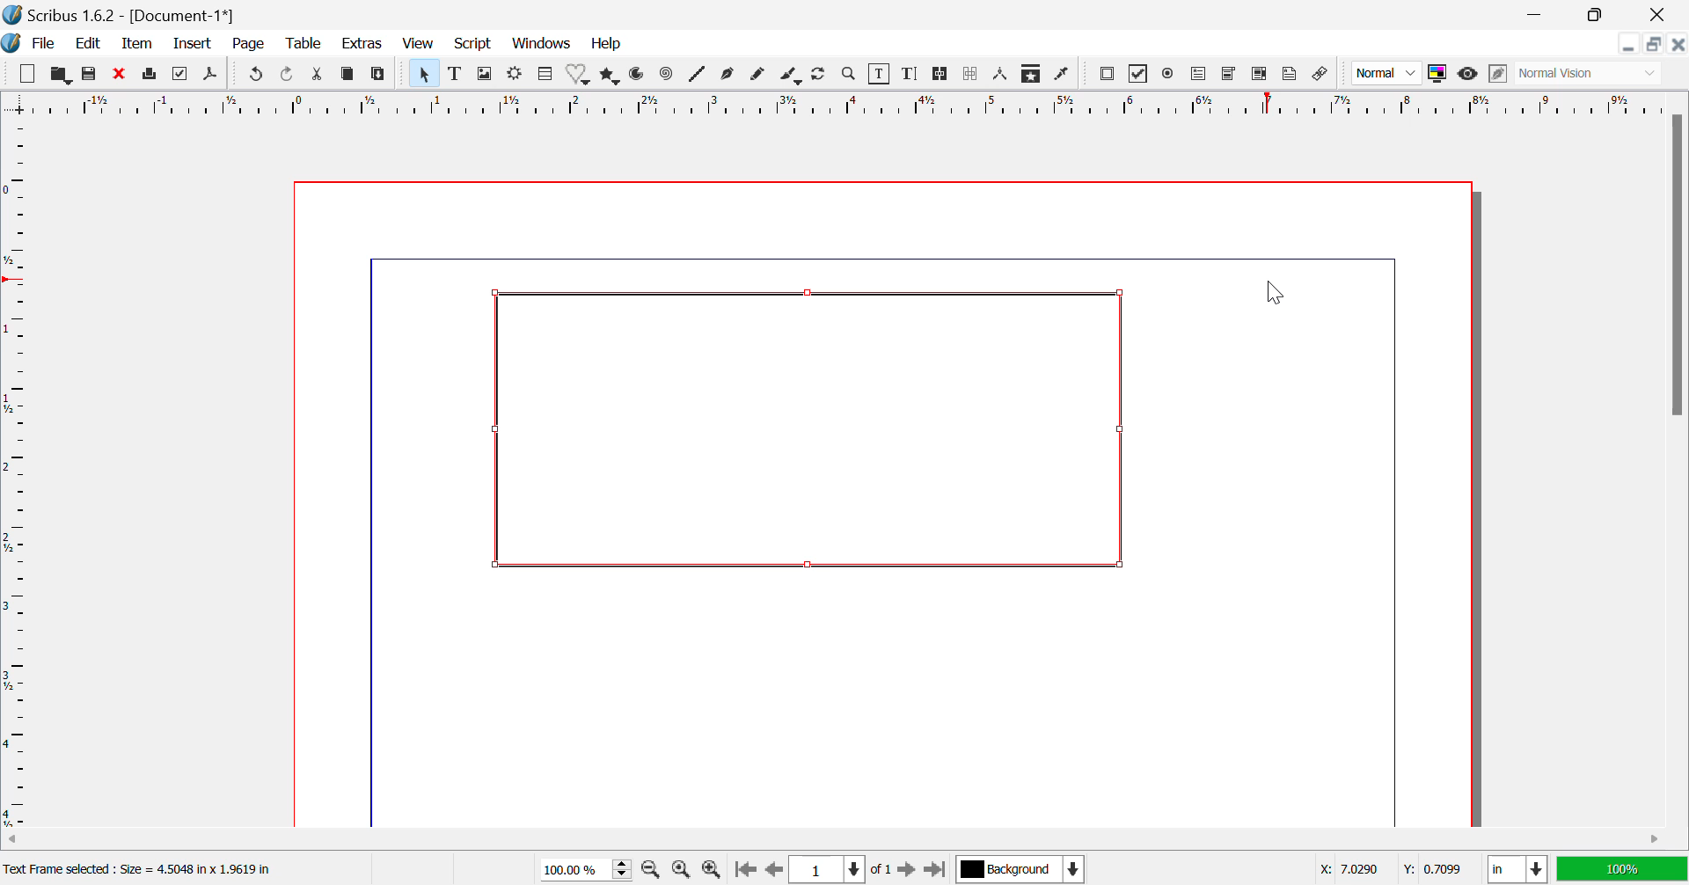 The width and height of the screenshot is (1689, 885). What do you see at coordinates (1257, 75) in the screenshot?
I see `Pdf List box` at bounding box center [1257, 75].